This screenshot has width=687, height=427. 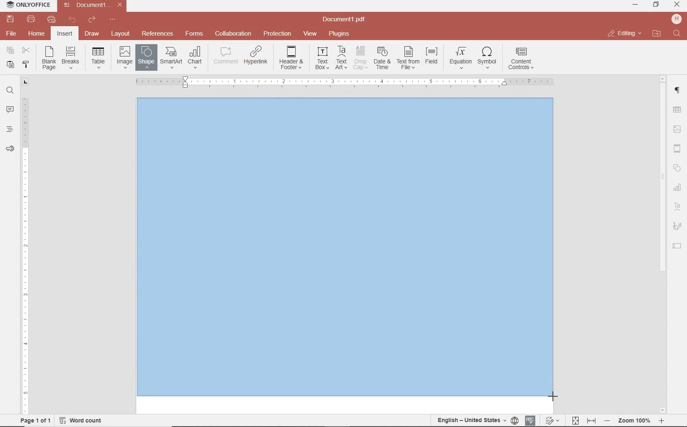 What do you see at coordinates (25, 64) in the screenshot?
I see `copy style` at bounding box center [25, 64].